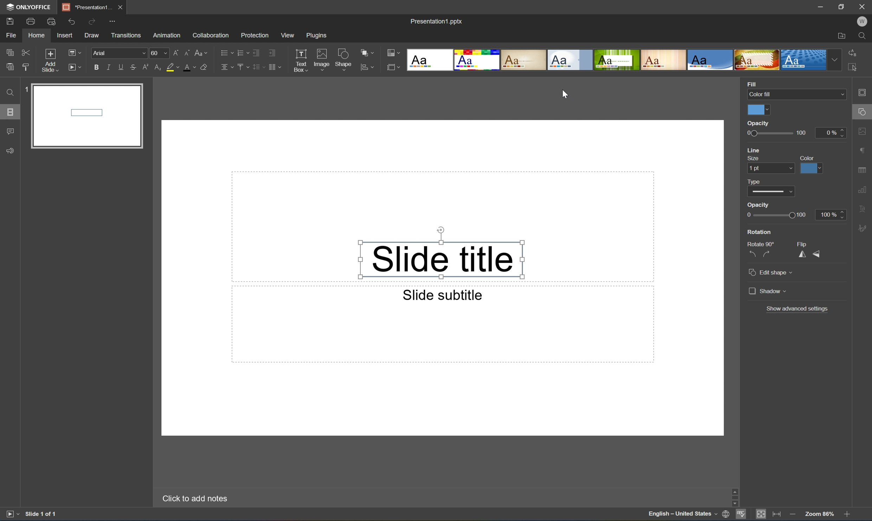 The width and height of the screenshot is (872, 521). I want to click on Fill, so click(754, 83).